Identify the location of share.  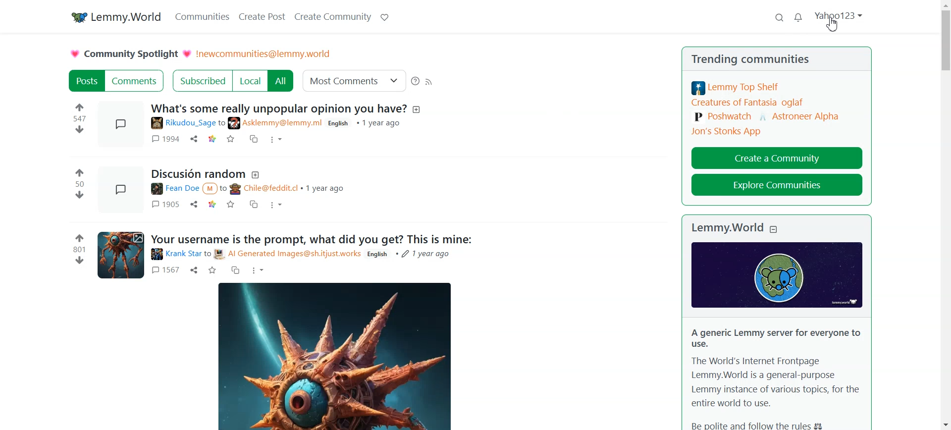
(194, 138).